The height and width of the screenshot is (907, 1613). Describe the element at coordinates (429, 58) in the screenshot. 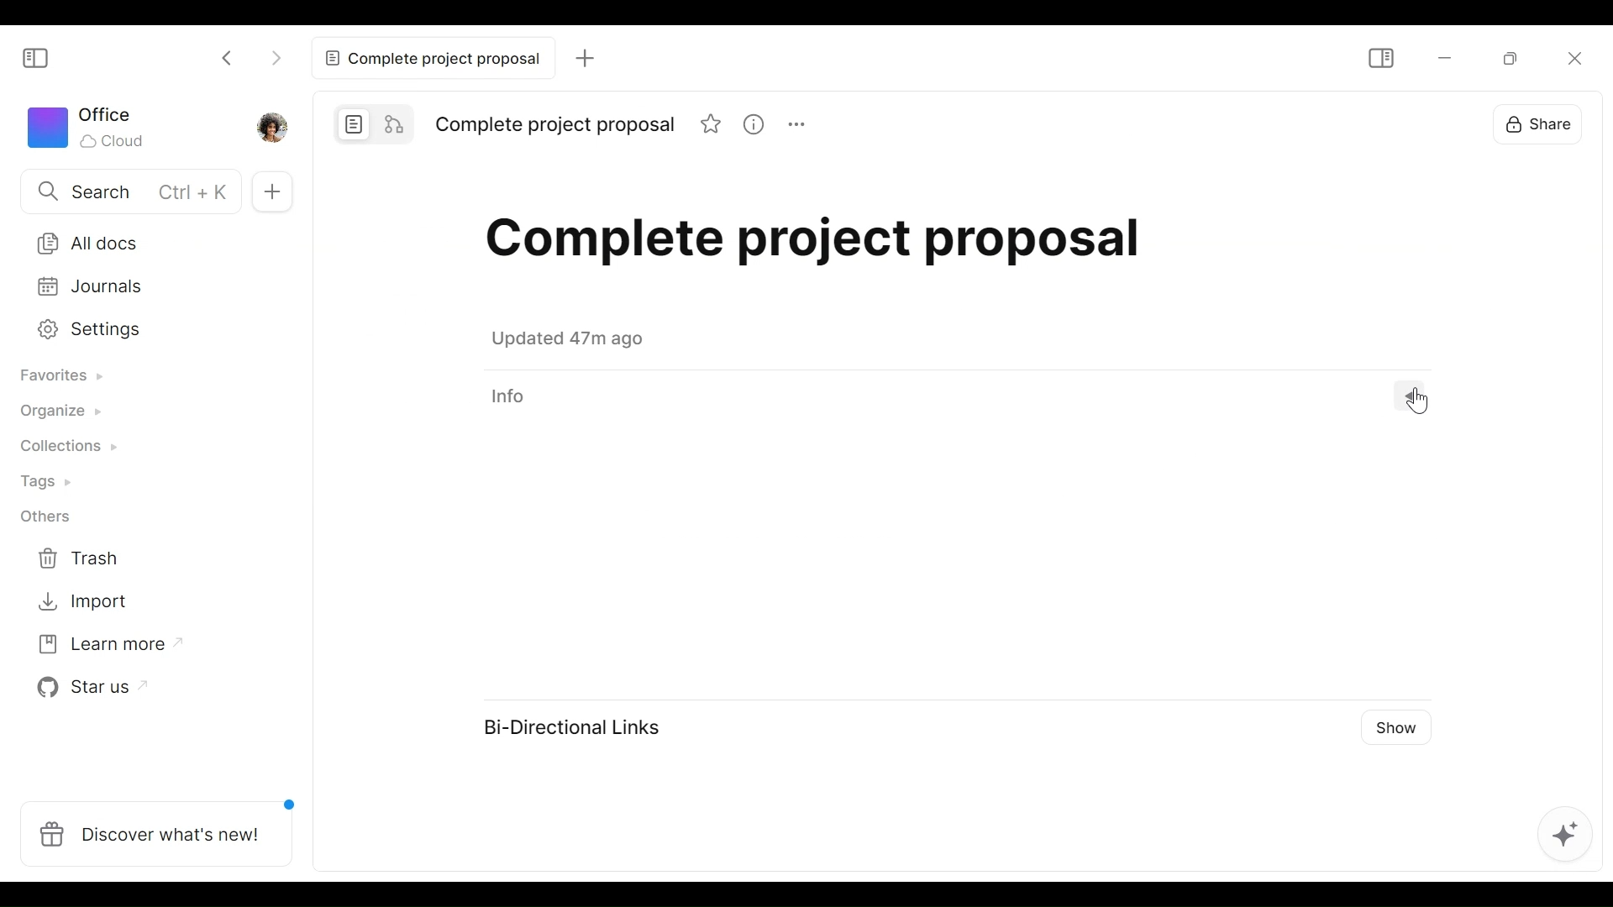

I see `Complete project proposal` at that location.